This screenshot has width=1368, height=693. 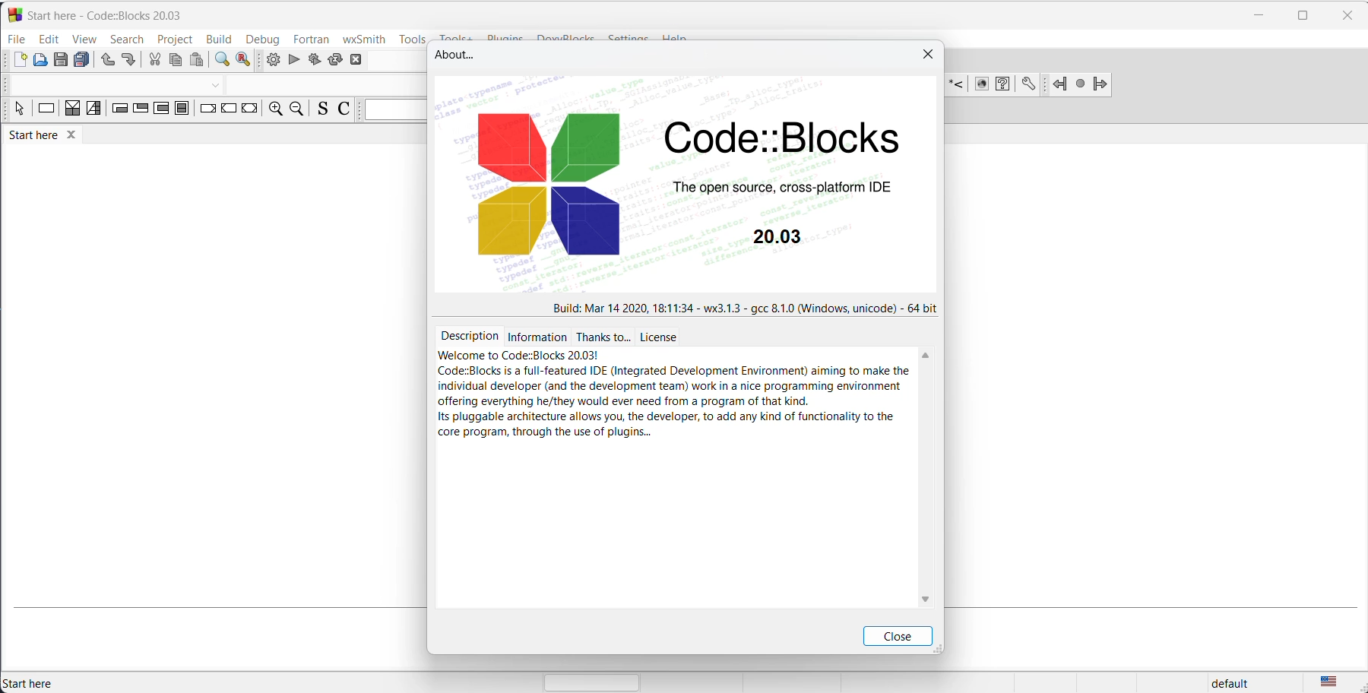 I want to click on start here, so click(x=33, y=684).